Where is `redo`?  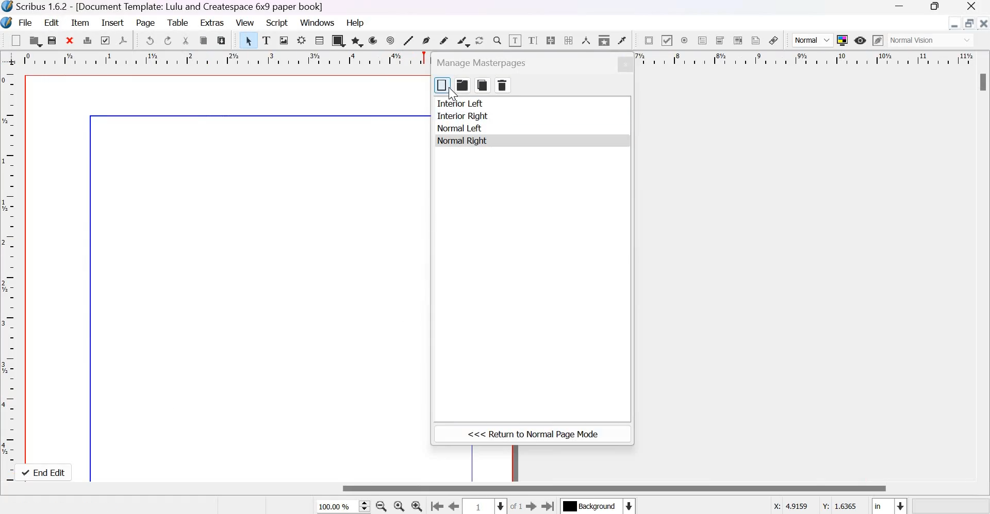
redo is located at coordinates (168, 40).